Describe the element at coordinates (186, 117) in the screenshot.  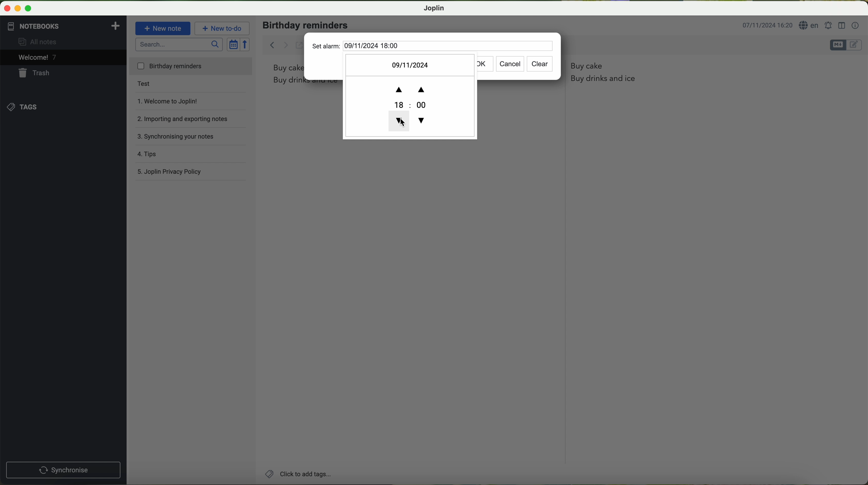
I see `importing and exporting notes` at that location.